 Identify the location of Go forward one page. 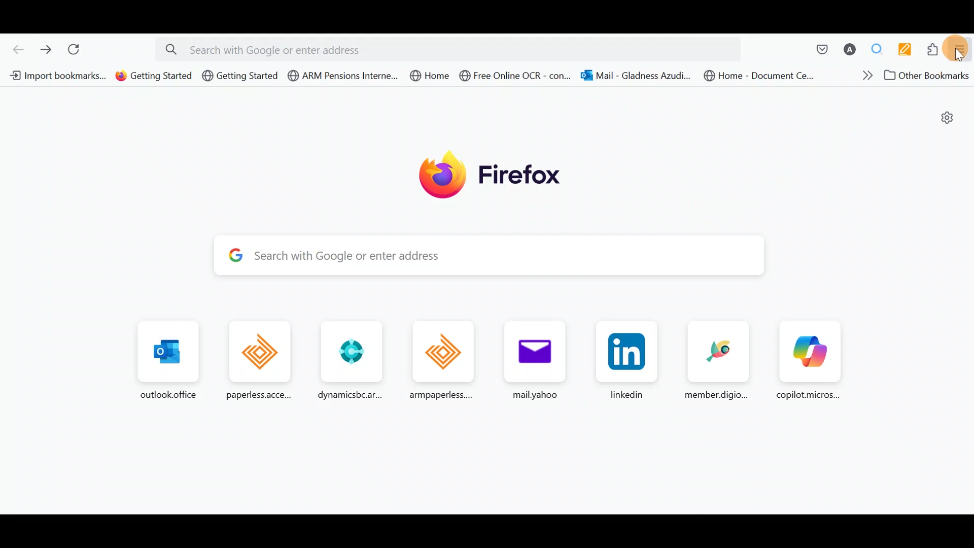
(45, 47).